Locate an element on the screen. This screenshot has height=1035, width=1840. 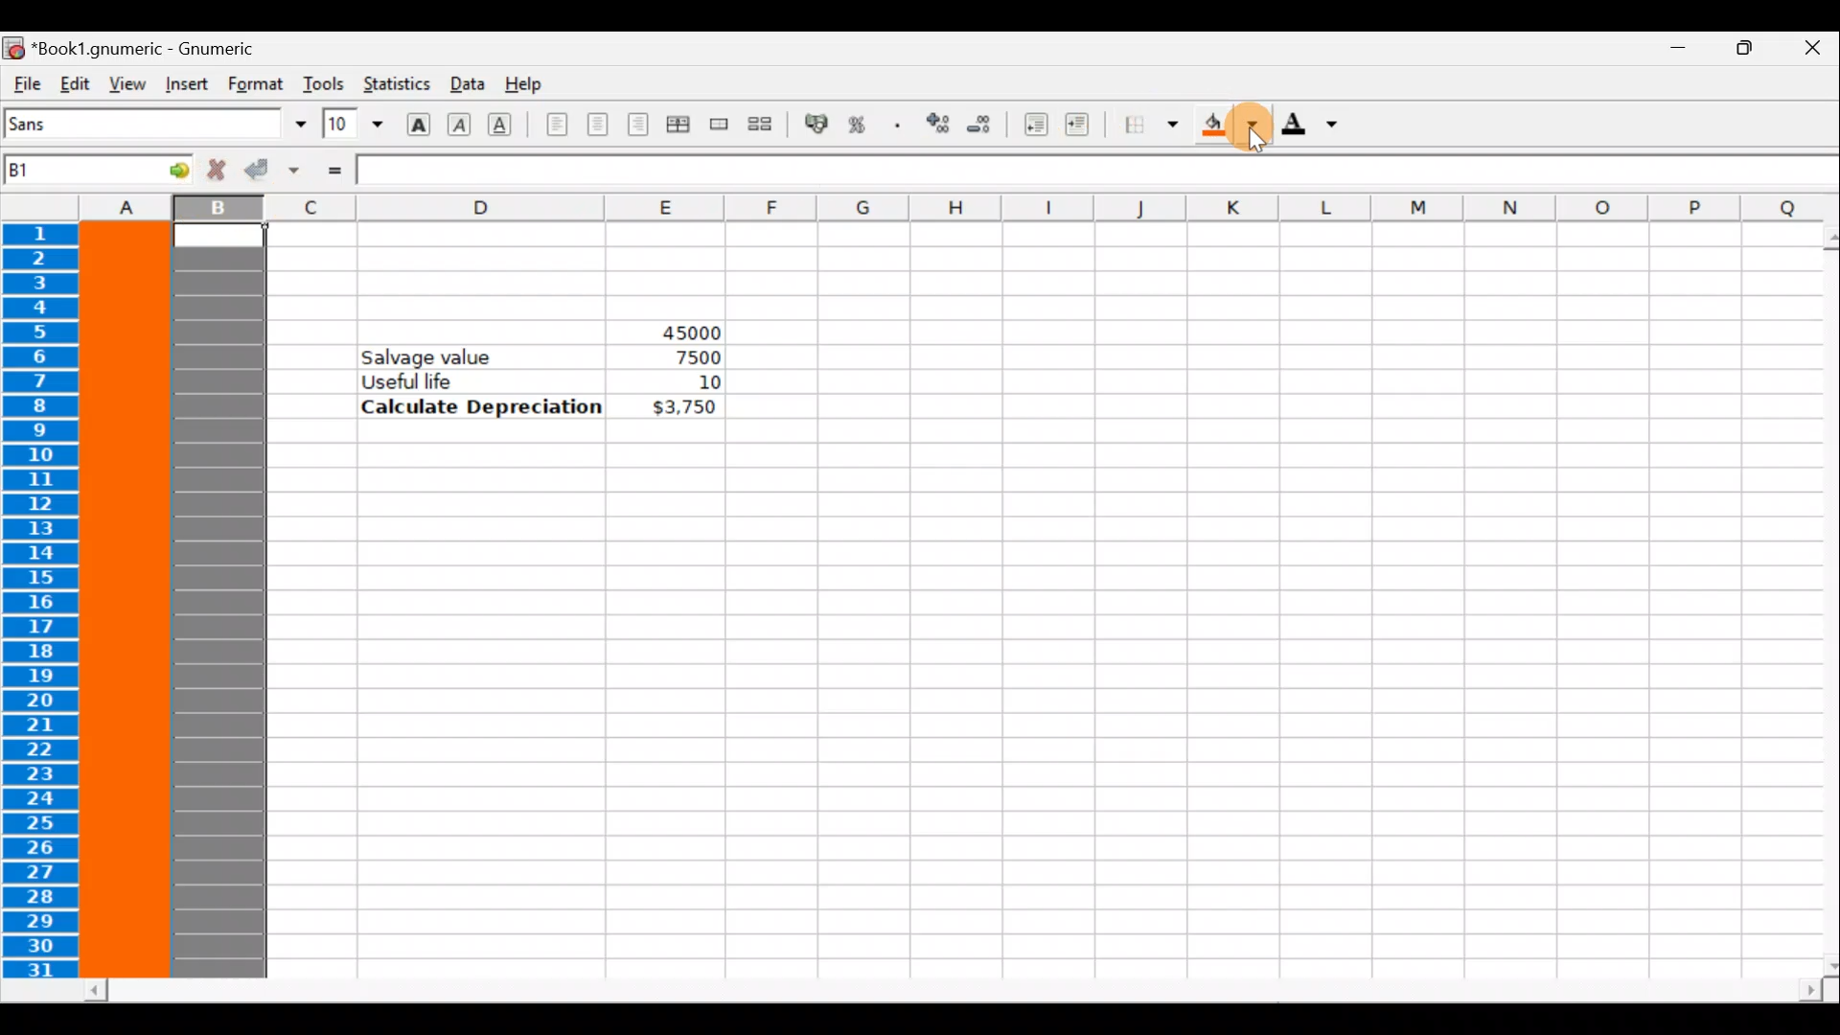
Centre horizontally across selection is located at coordinates (678, 127).